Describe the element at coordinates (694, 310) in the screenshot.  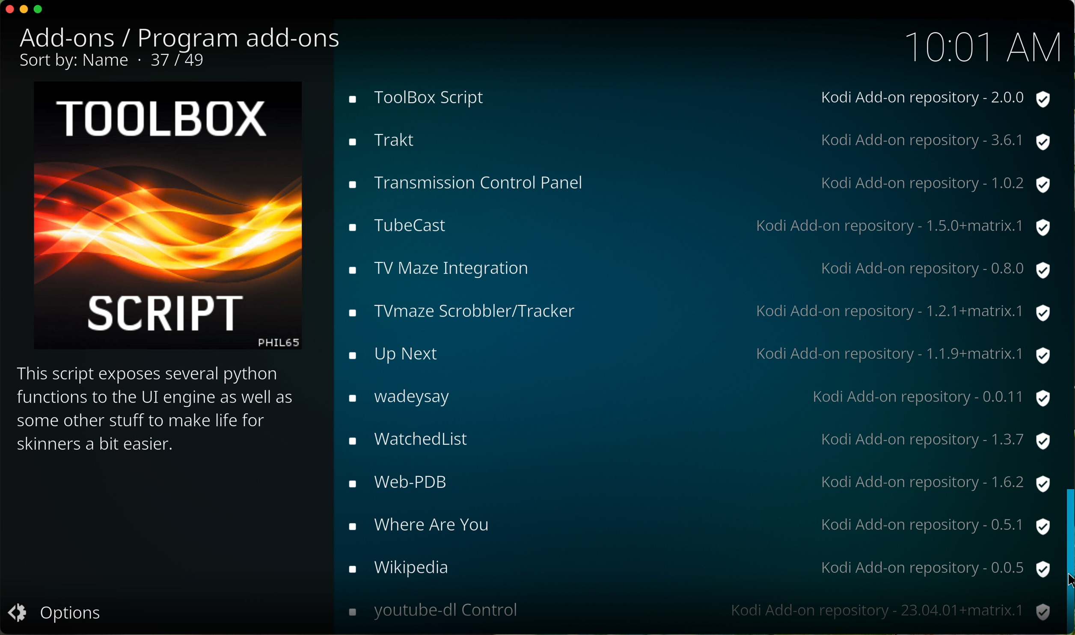
I see `tvmaze scrobbler/tracker` at that location.